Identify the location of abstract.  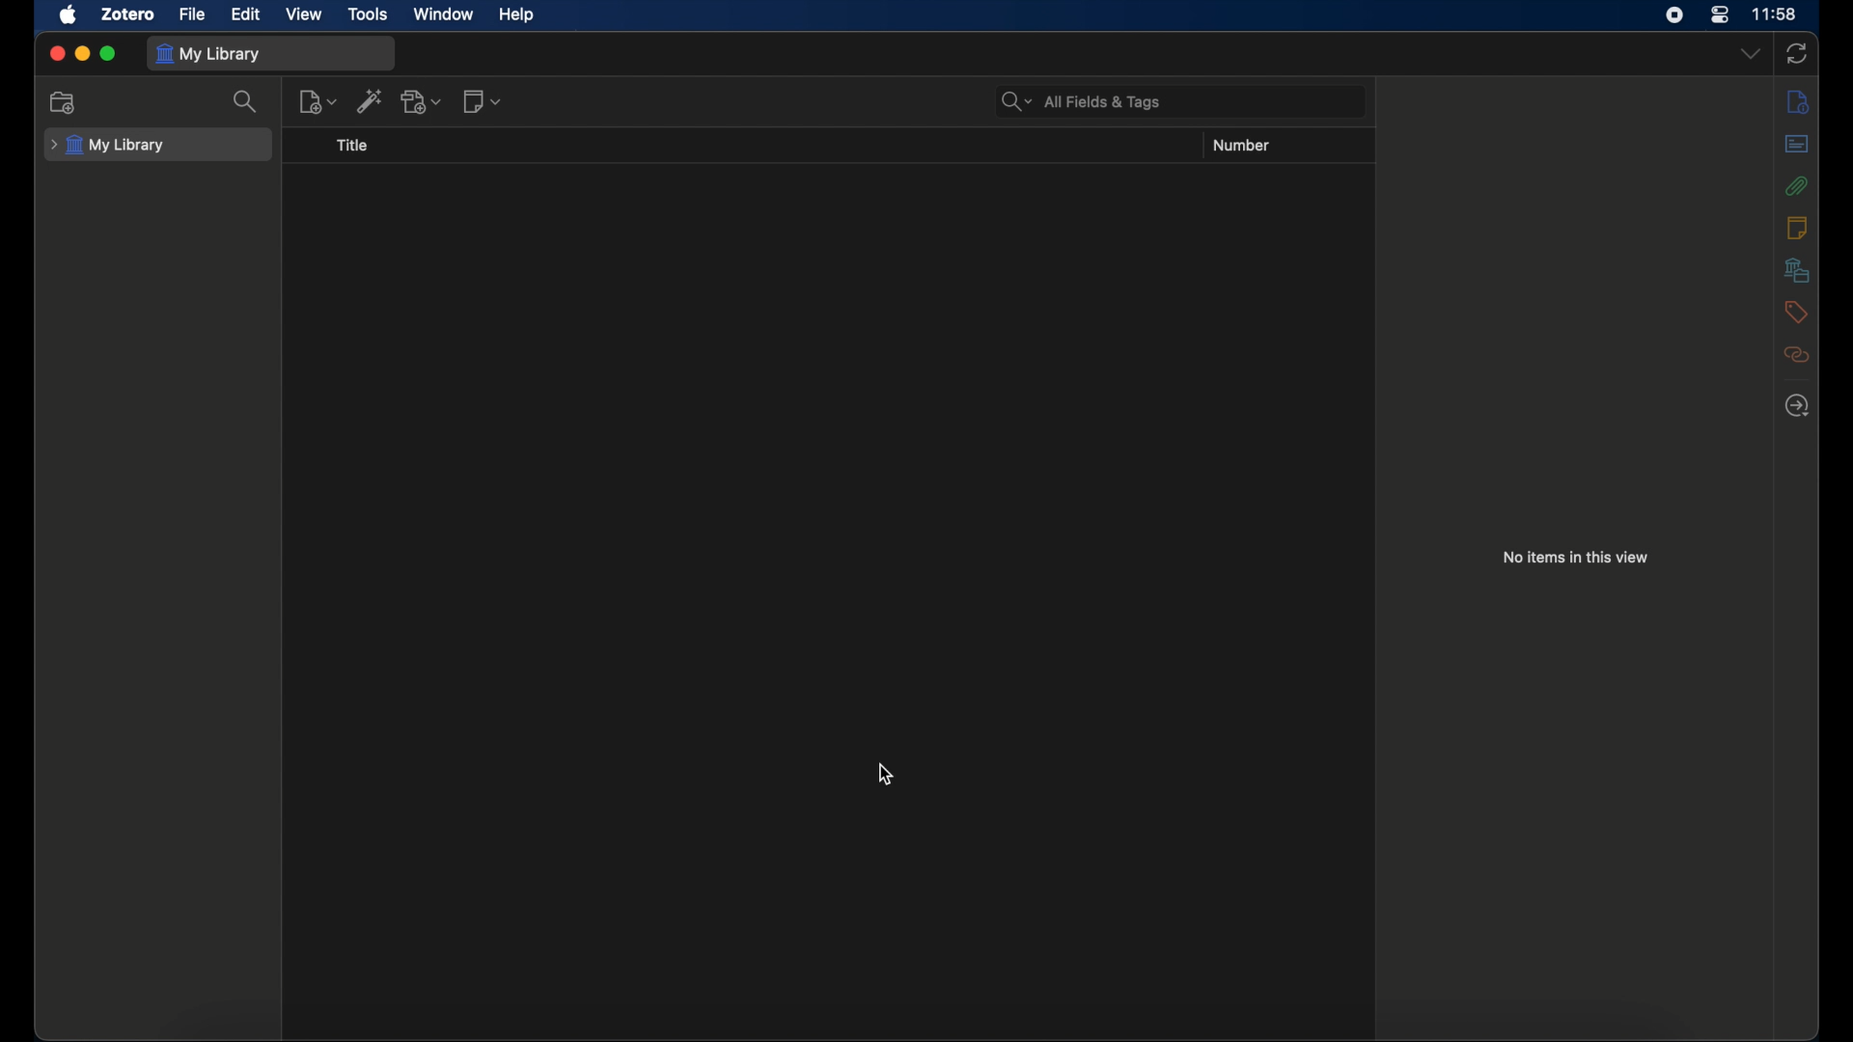
(1796, 145).